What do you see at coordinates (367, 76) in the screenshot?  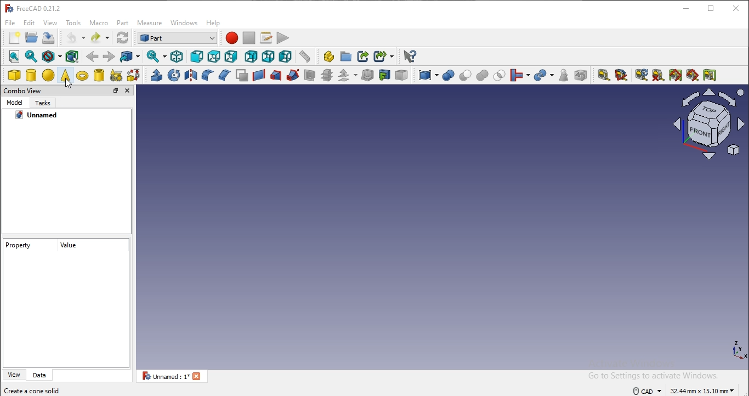 I see `thickness` at bounding box center [367, 76].